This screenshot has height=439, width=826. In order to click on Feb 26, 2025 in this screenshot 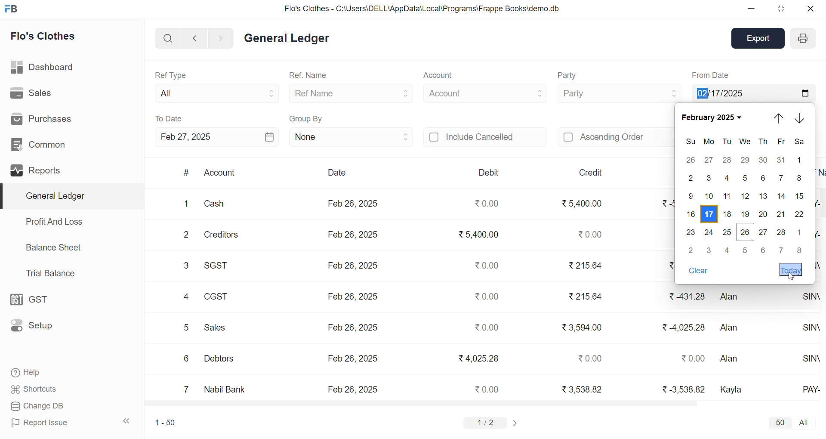, I will do `click(353, 204)`.